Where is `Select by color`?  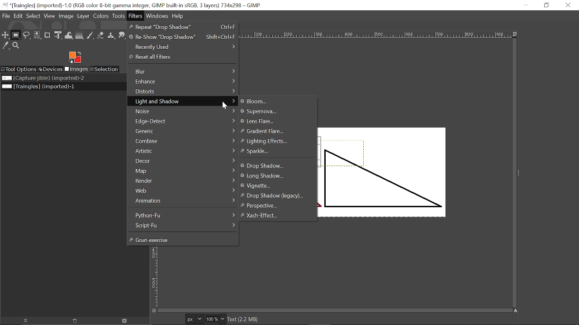 Select by color is located at coordinates (38, 36).